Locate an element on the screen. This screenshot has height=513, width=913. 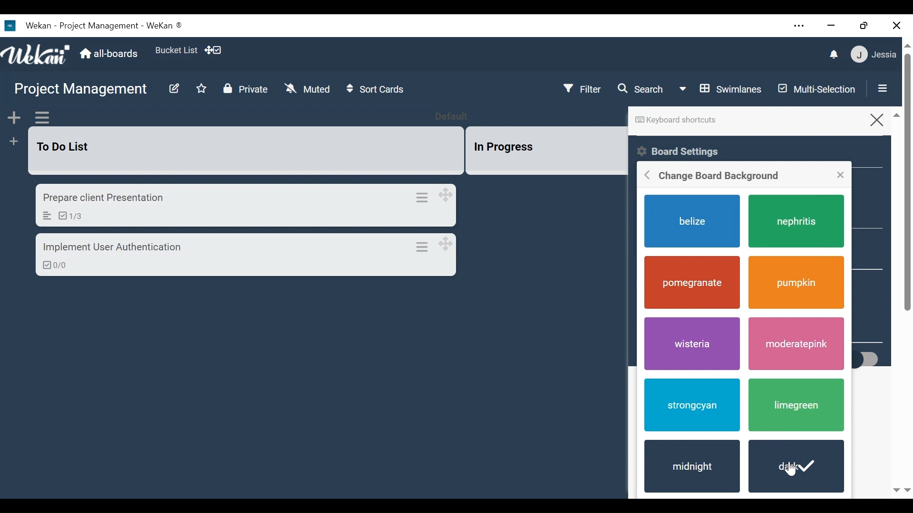
Search is located at coordinates (642, 89).